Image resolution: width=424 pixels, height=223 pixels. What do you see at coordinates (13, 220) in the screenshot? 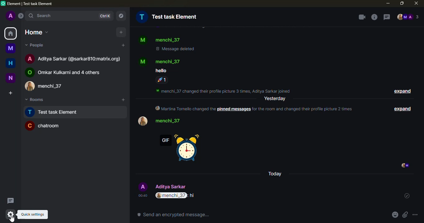
I see `cursor` at bounding box center [13, 220].